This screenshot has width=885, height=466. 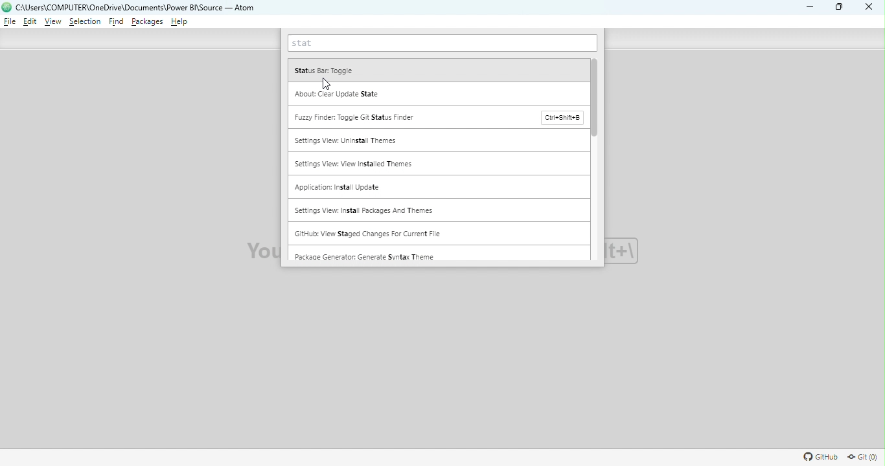 I want to click on Maximize, so click(x=841, y=8).